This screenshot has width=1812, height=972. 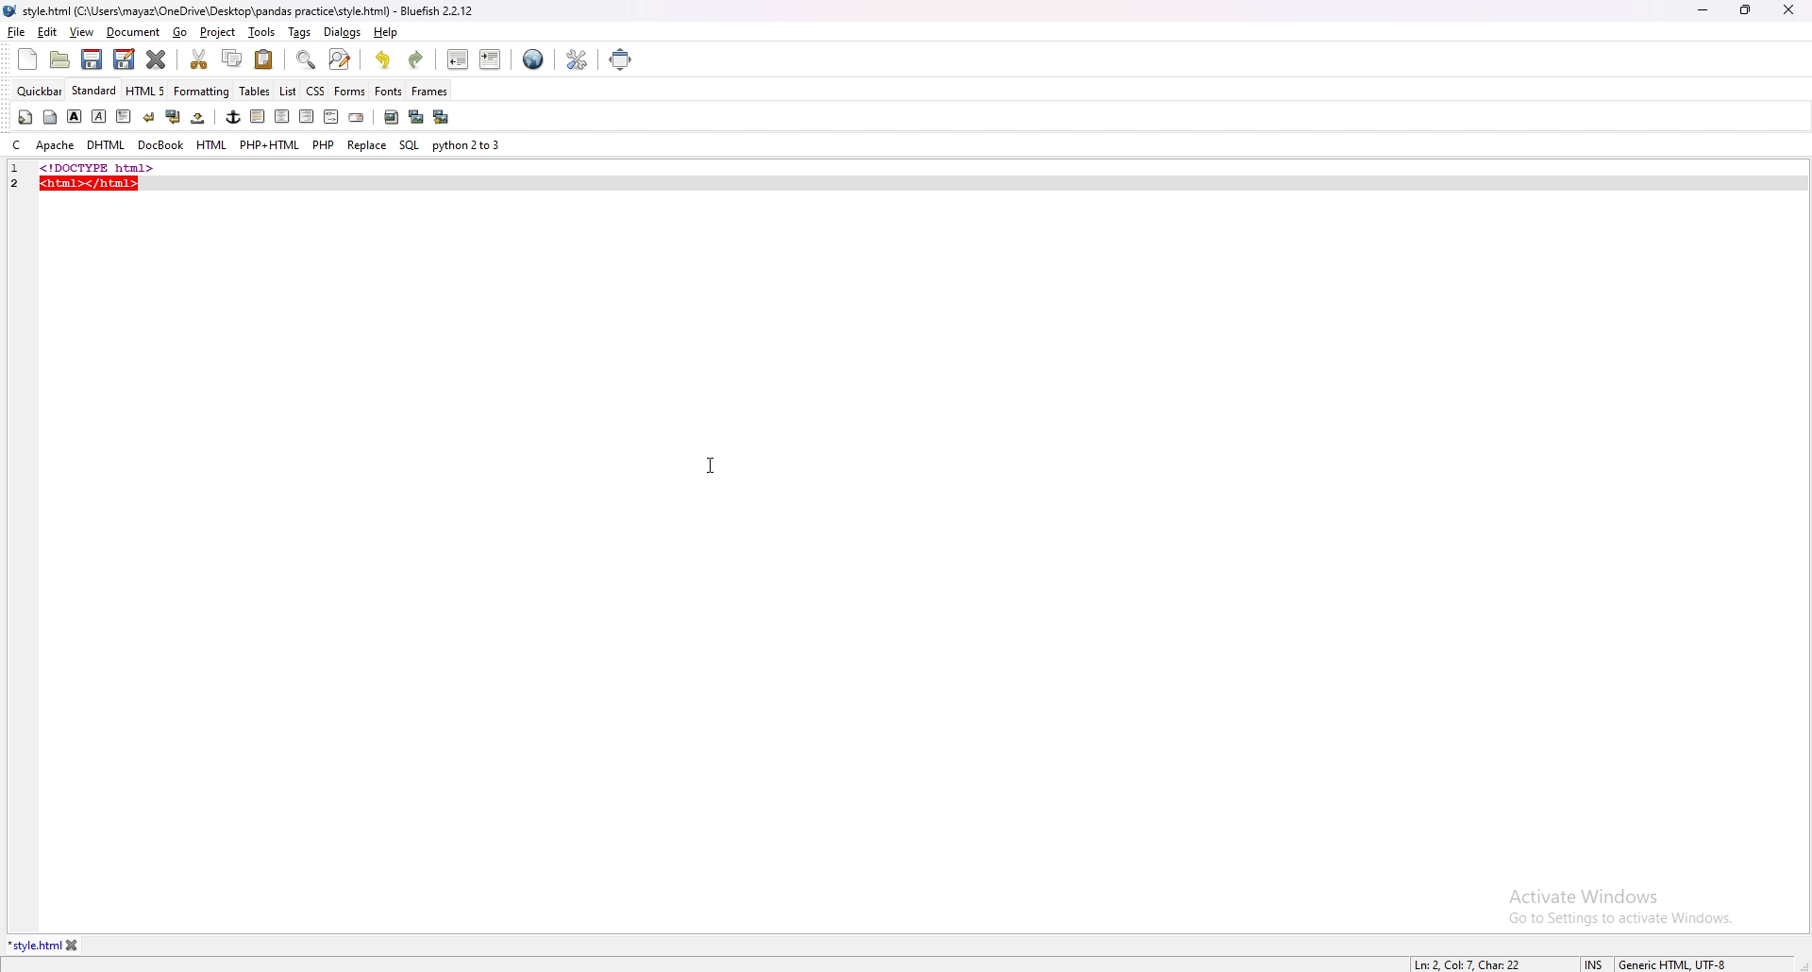 I want to click on advanced find and replace, so click(x=339, y=59).